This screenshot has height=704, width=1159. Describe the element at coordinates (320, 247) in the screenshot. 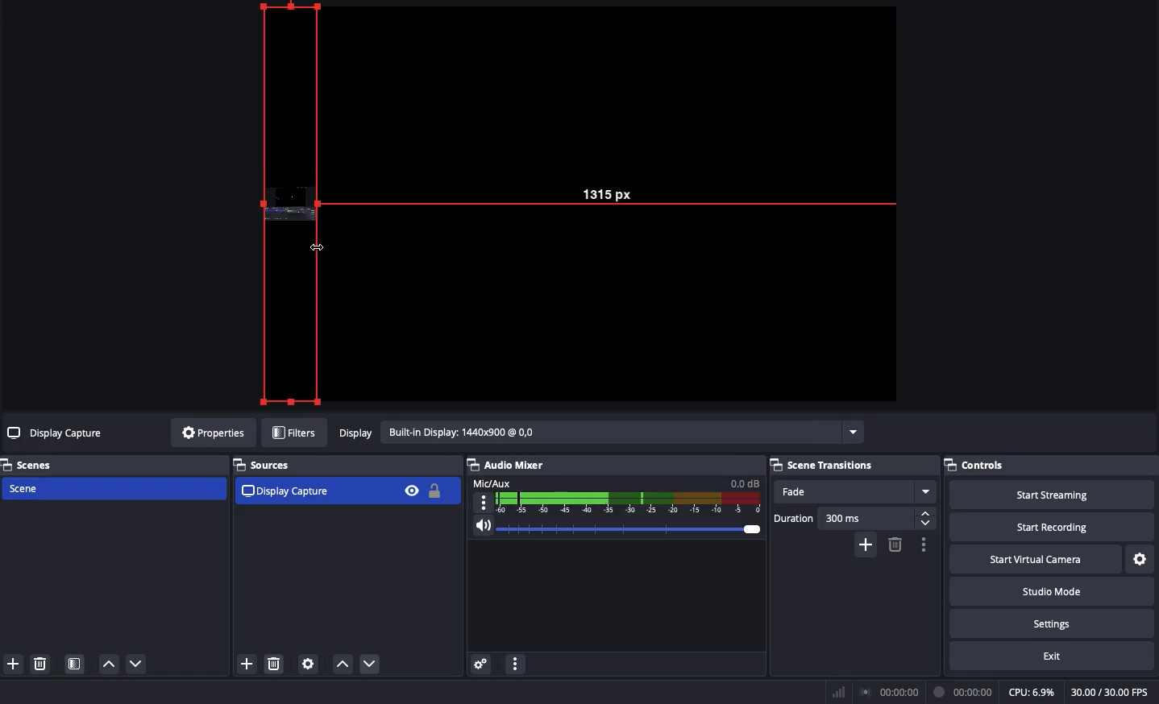

I see `Cursor` at that location.